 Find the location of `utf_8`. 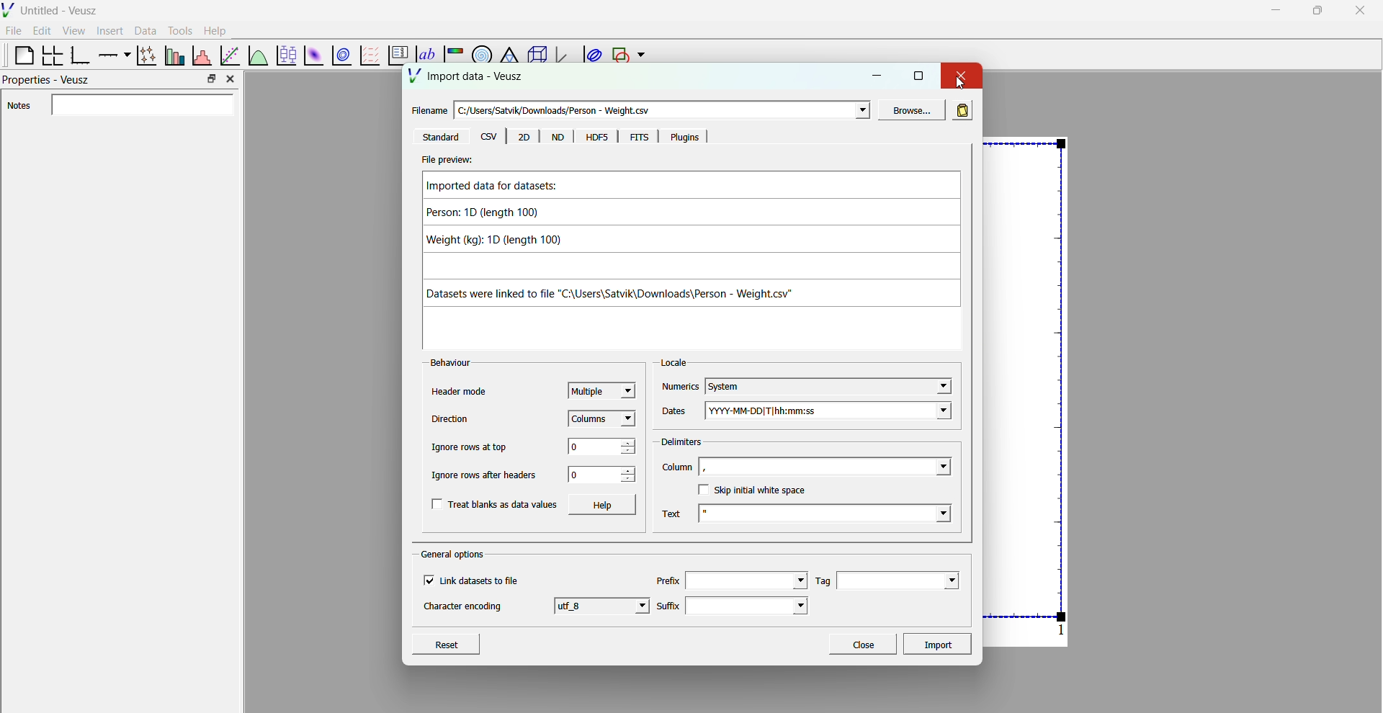

utf_8 is located at coordinates (603, 605).